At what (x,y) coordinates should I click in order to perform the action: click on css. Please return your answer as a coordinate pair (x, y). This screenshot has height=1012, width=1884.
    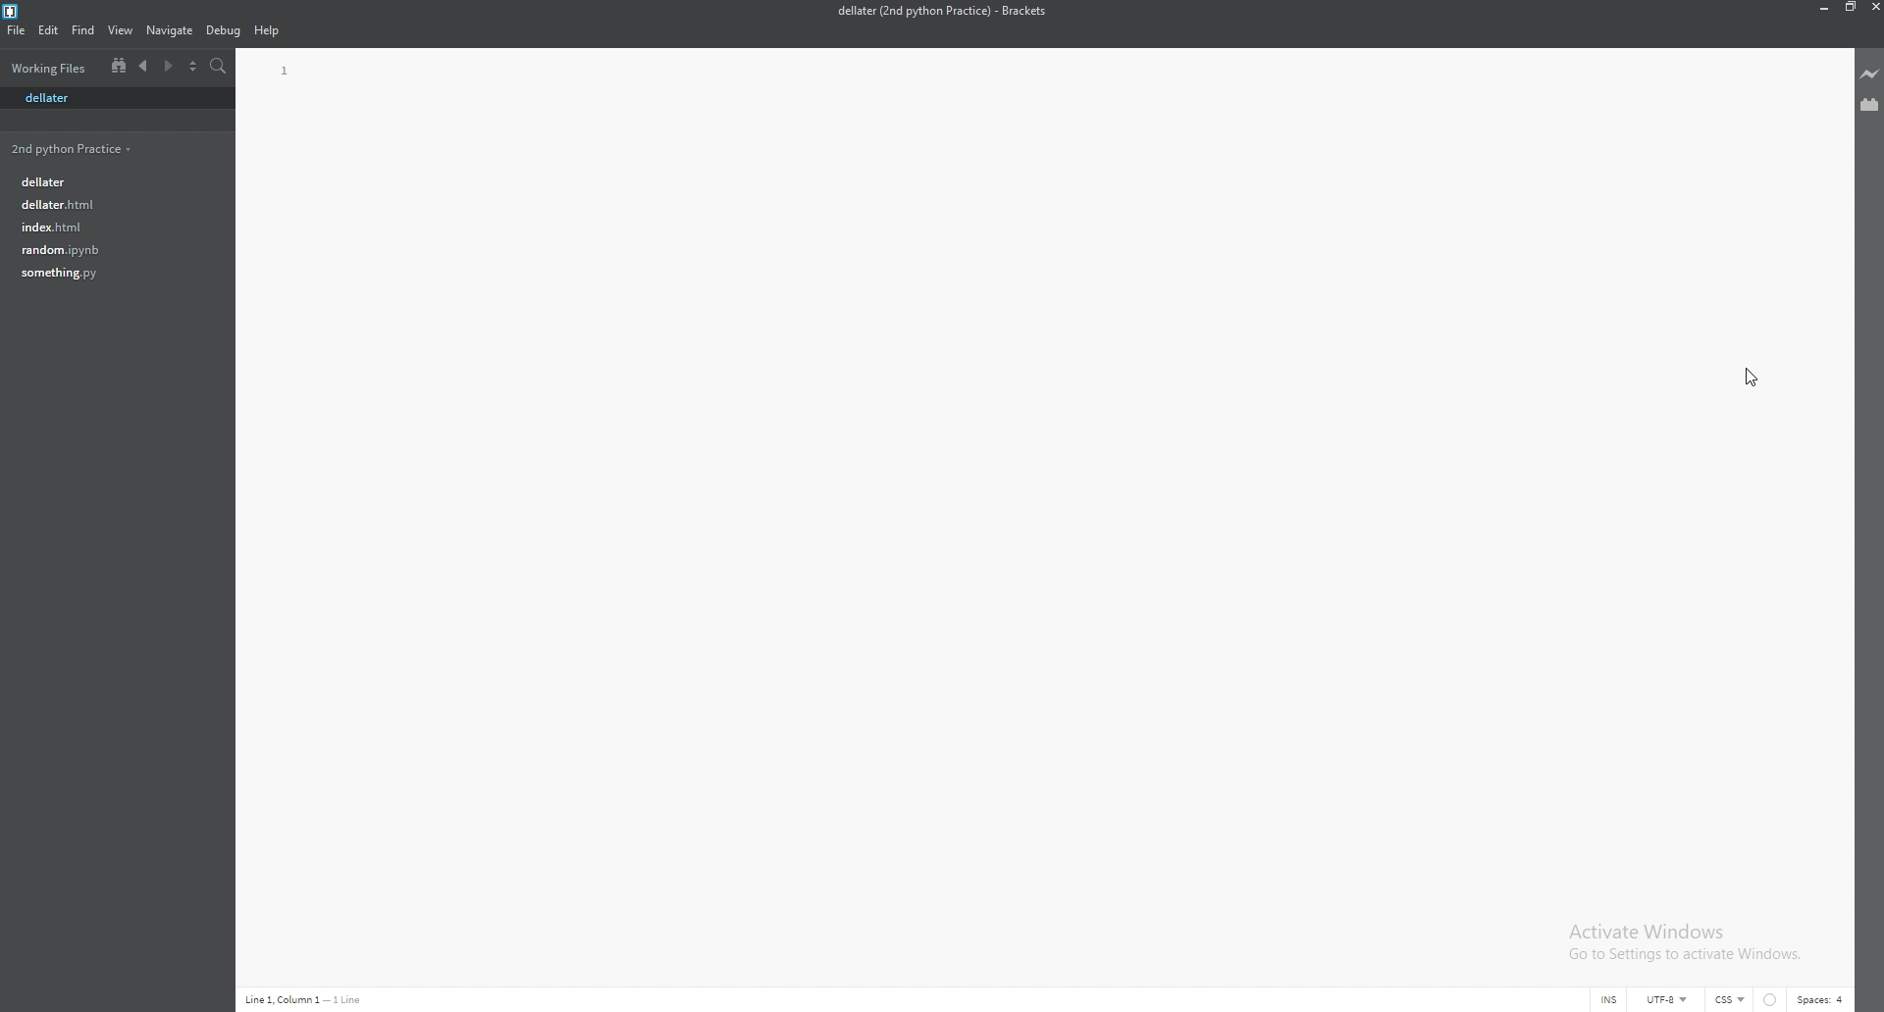
    Looking at the image, I should click on (1731, 999).